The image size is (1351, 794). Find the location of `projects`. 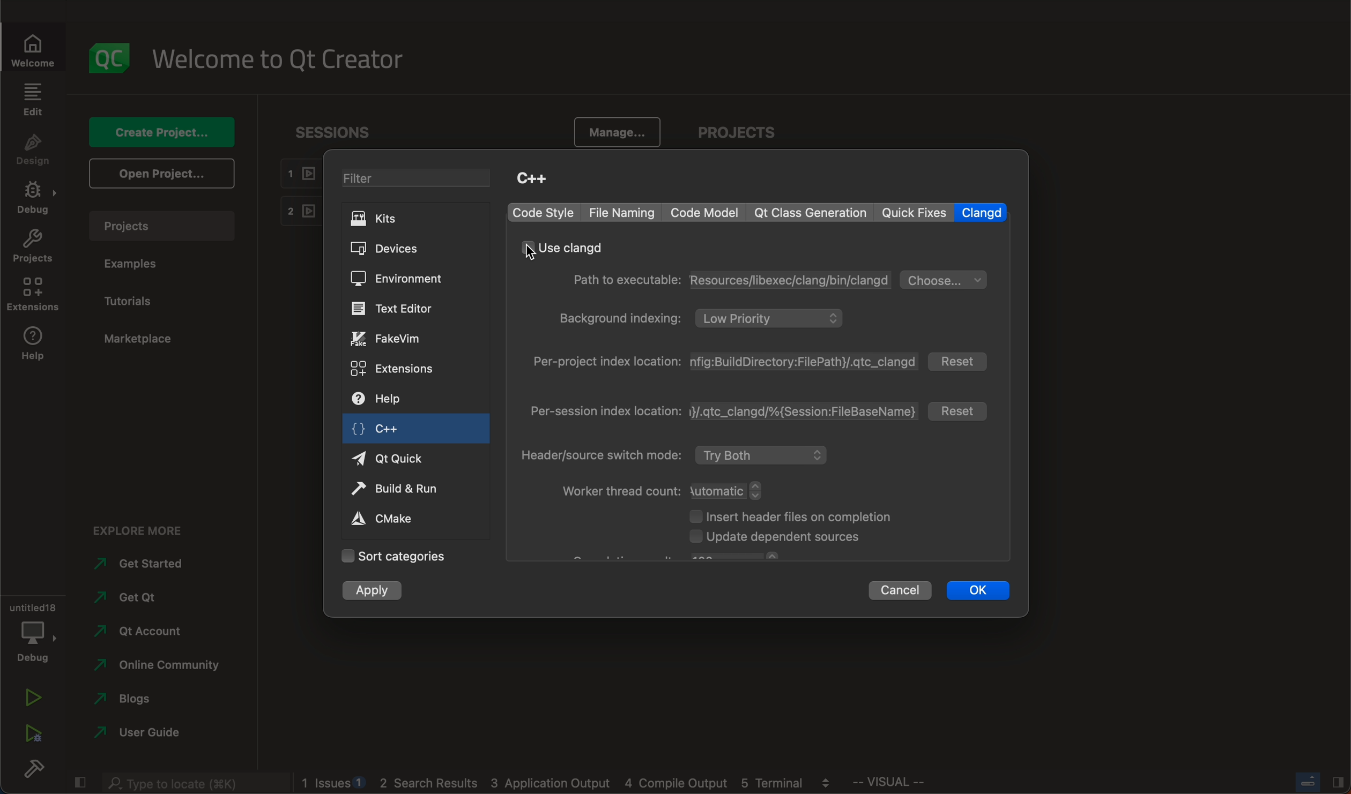

projects is located at coordinates (34, 248).